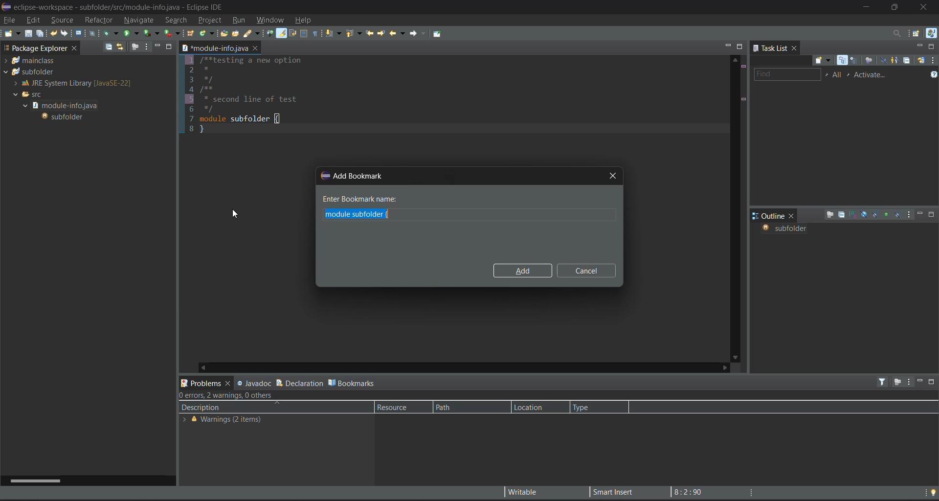  I want to click on description, so click(235, 408).